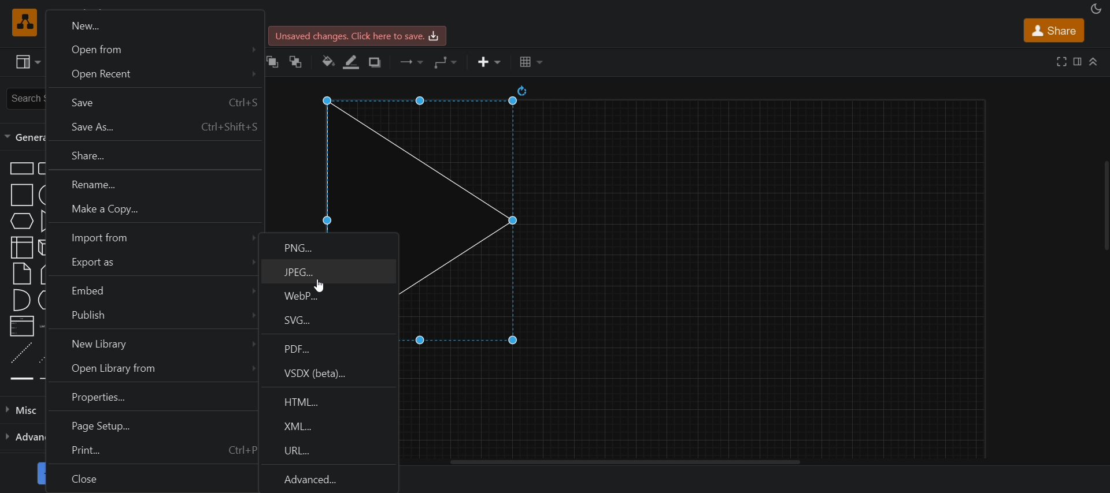 The image size is (1110, 493). Describe the element at coordinates (153, 212) in the screenshot. I see `make a copy` at that location.